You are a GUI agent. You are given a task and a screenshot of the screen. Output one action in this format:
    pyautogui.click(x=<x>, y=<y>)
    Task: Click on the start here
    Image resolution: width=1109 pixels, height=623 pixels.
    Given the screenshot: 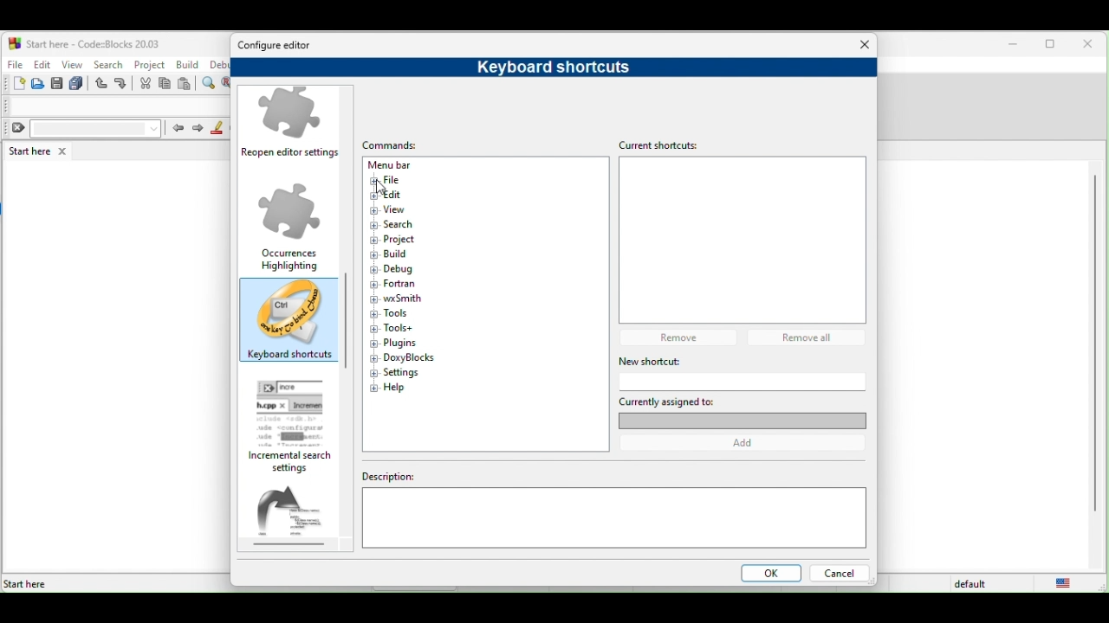 What is the action you would take?
    pyautogui.click(x=41, y=151)
    